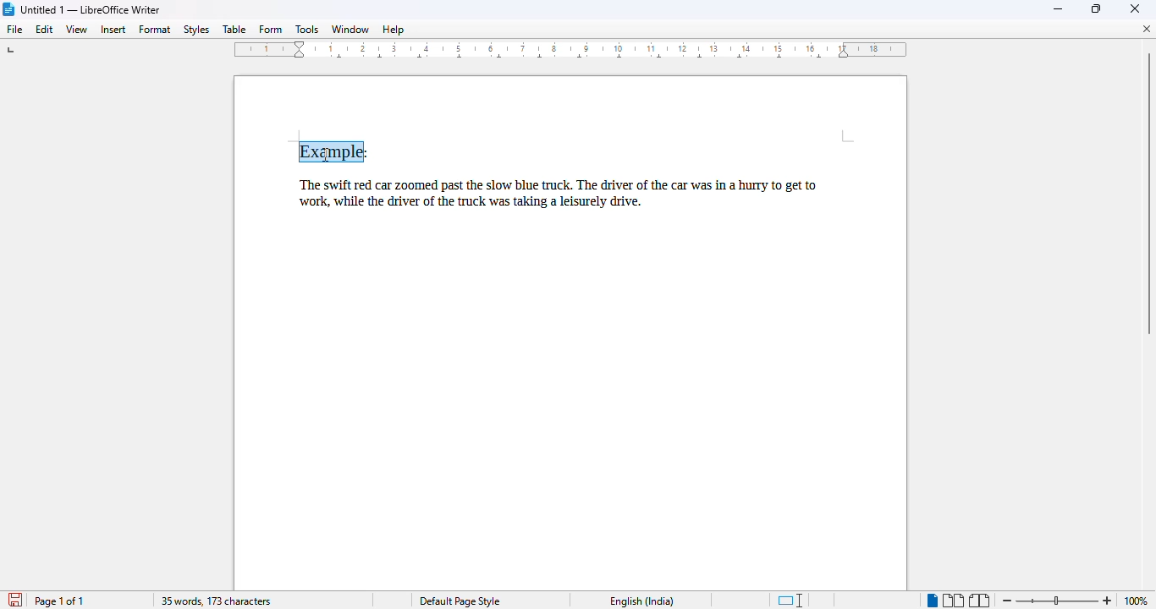 The image size is (1156, 609). What do you see at coordinates (1059, 9) in the screenshot?
I see `minimize` at bounding box center [1059, 9].